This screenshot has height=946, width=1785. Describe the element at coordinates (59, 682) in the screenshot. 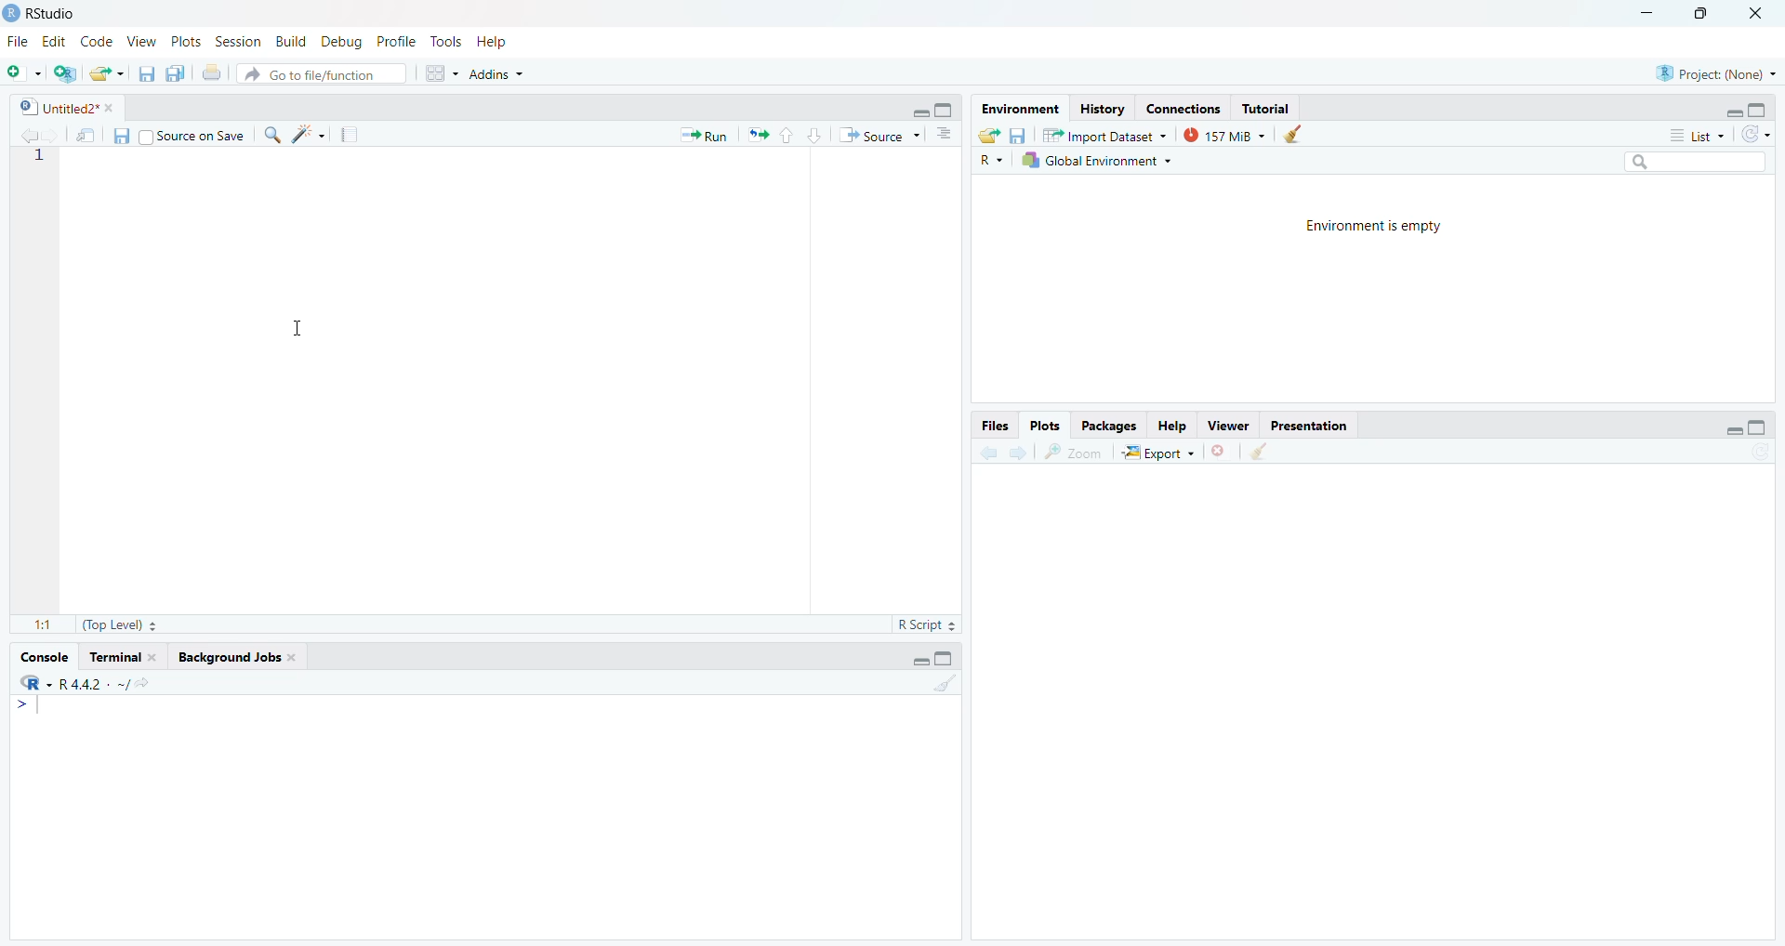

I see `R 4.4.2` at that location.